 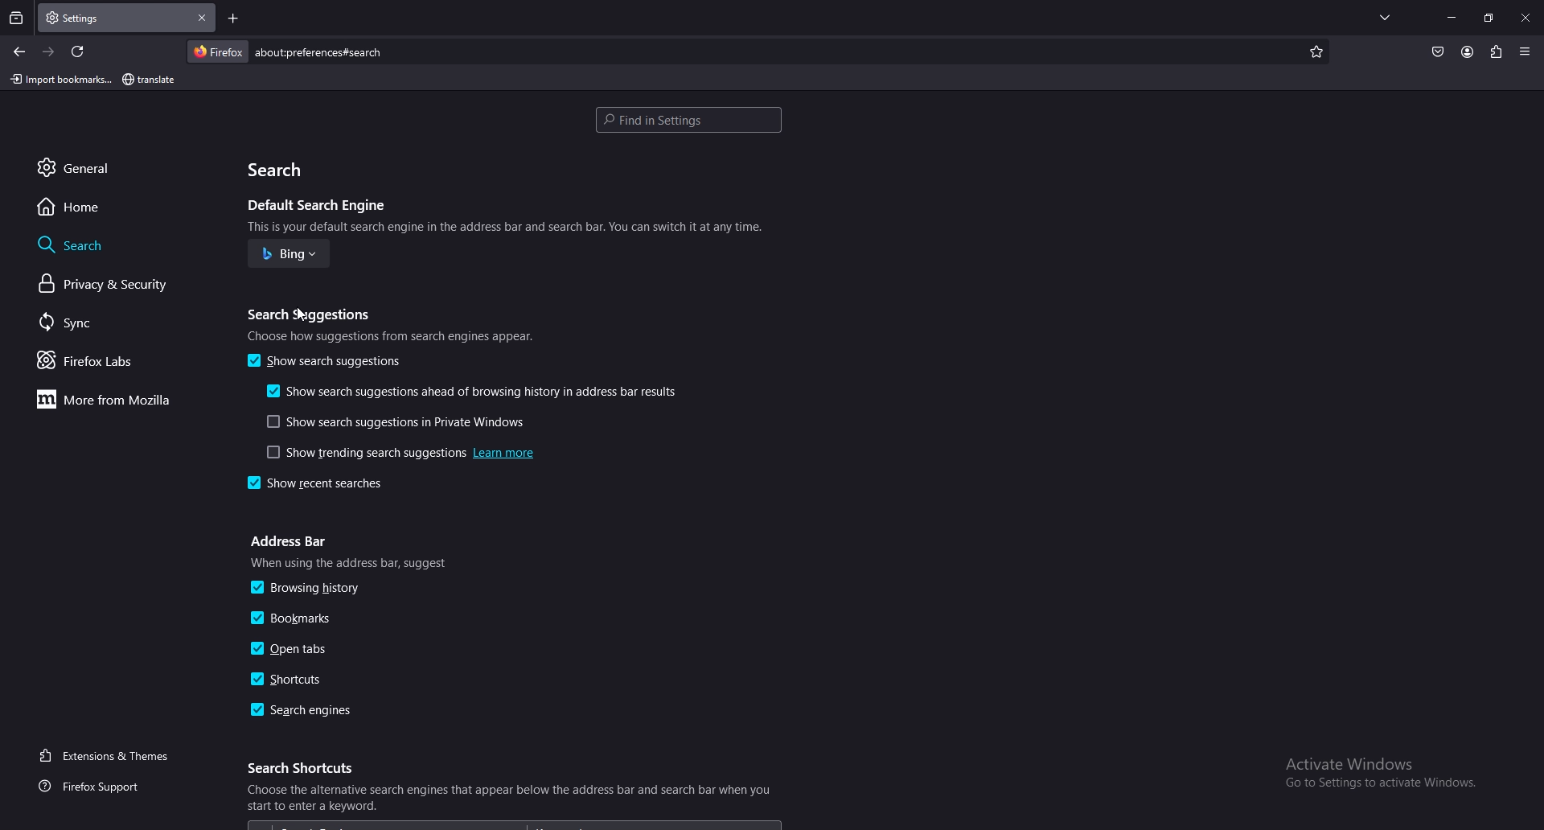 I want to click on show trending search suggestions, so click(x=396, y=452).